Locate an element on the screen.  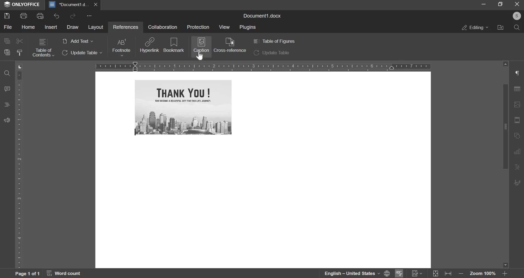
draw is located at coordinates (72, 27).